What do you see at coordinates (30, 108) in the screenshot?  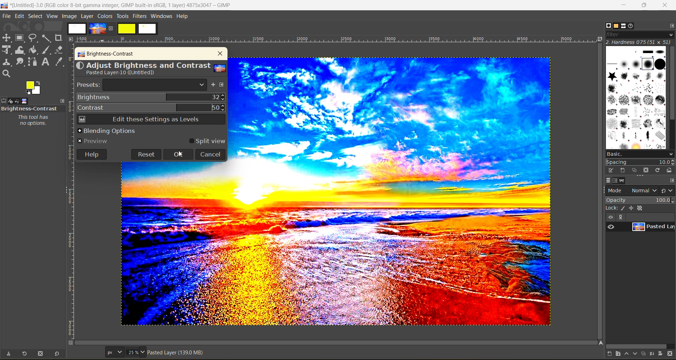 I see `Brightness and contrast` at bounding box center [30, 108].